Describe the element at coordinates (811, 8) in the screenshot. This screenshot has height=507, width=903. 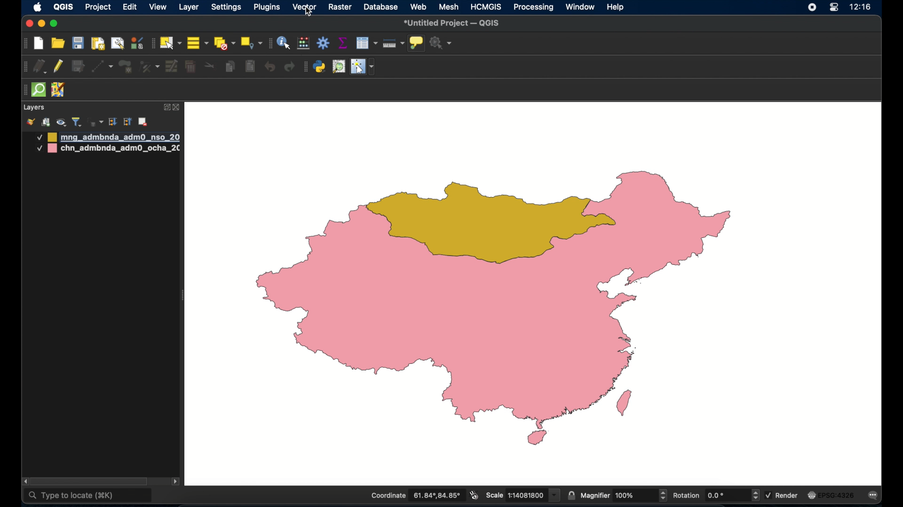
I see `screen recorder icon` at that location.